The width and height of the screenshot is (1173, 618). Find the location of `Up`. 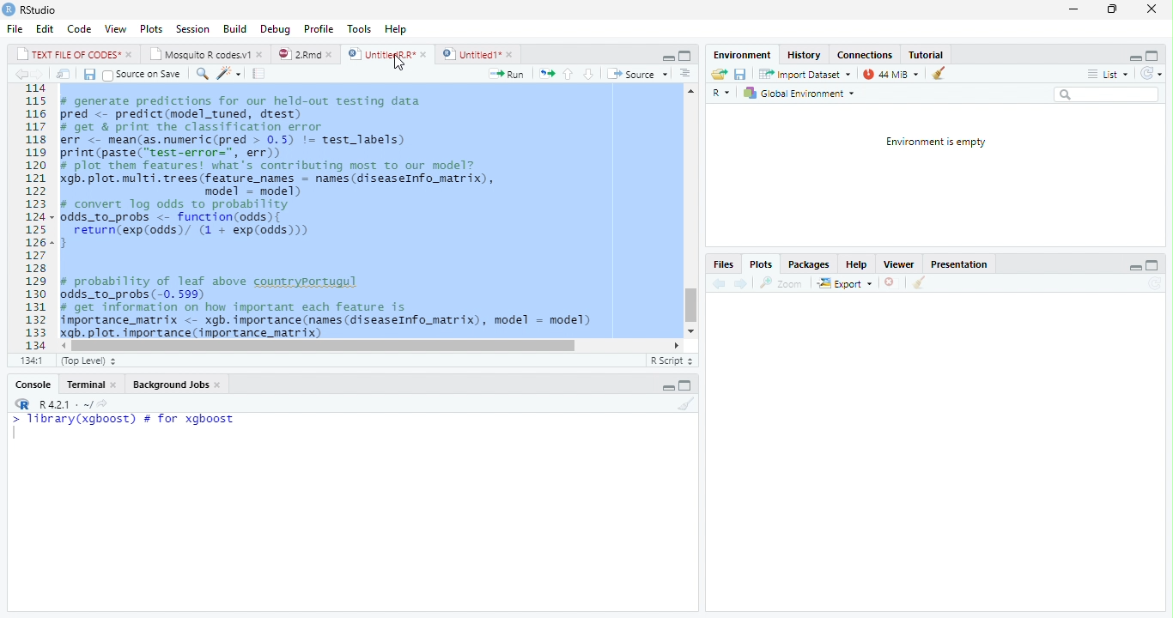

Up is located at coordinates (567, 74).